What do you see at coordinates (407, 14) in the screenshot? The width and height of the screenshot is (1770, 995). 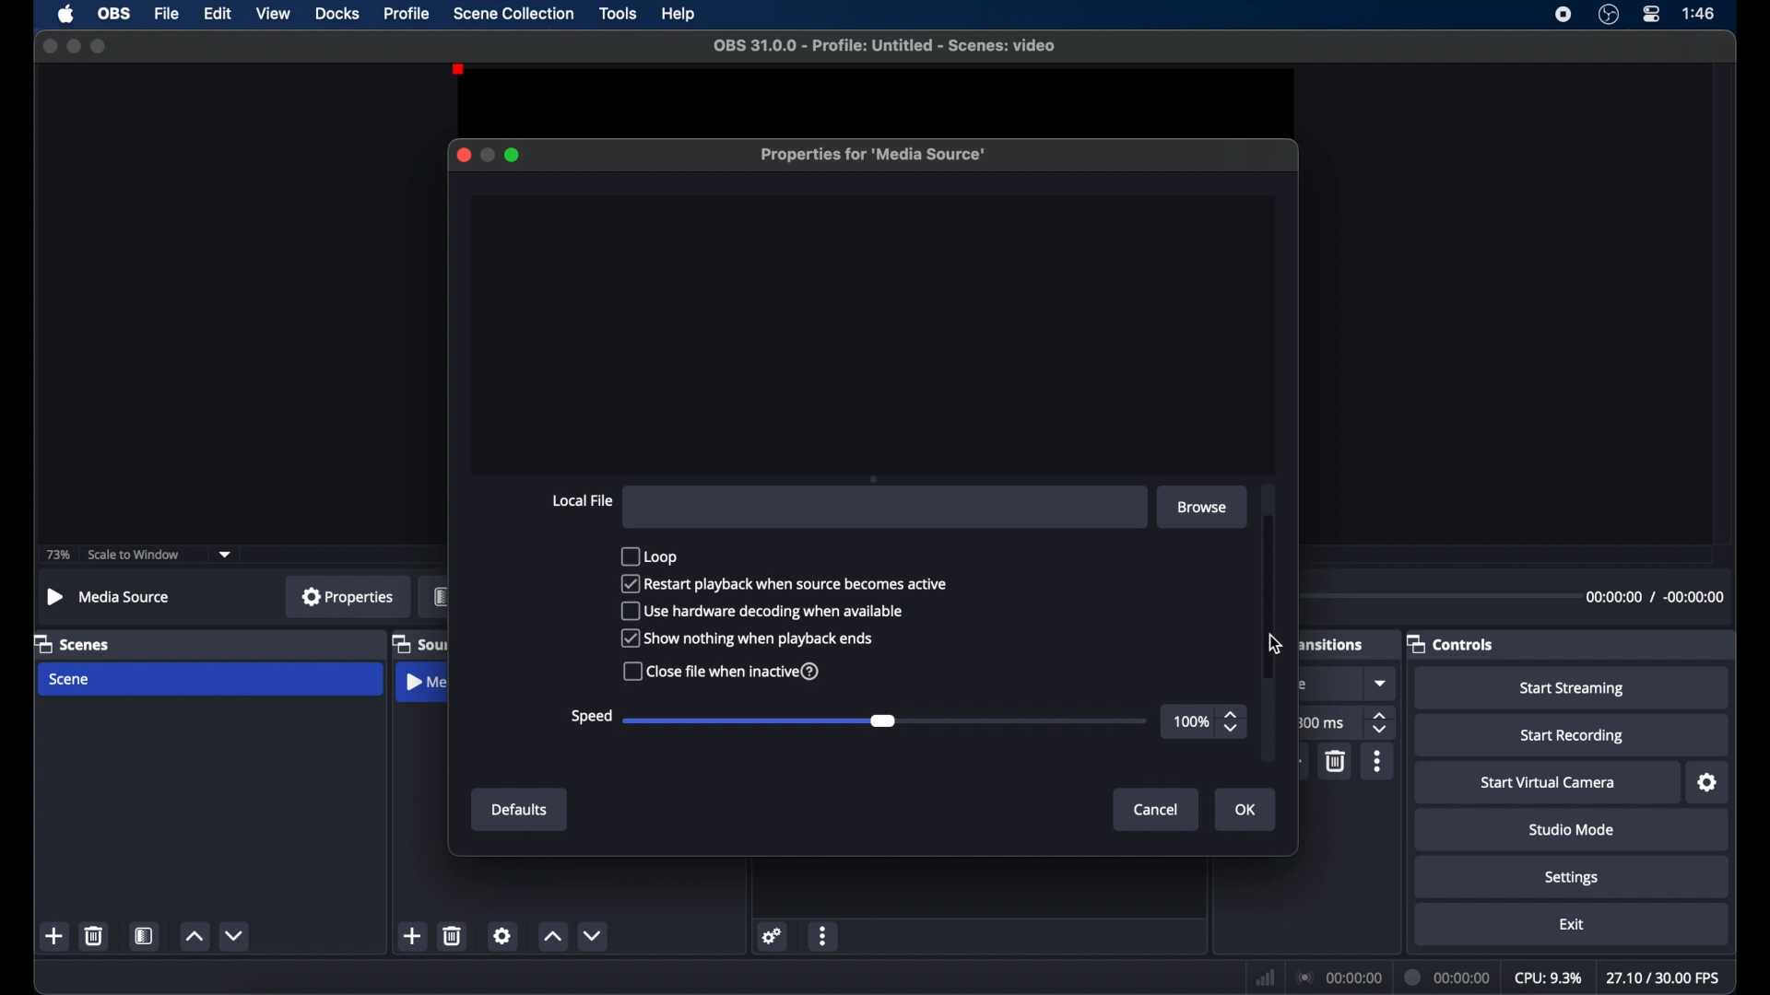 I see `profile` at bounding box center [407, 14].